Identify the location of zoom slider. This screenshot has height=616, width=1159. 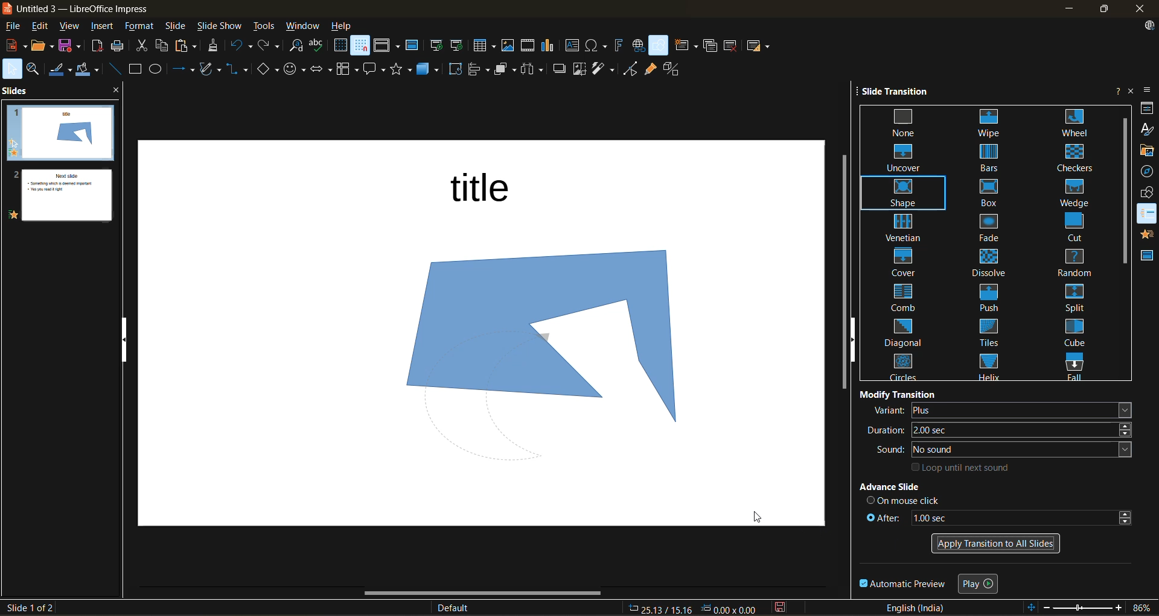
(1084, 609).